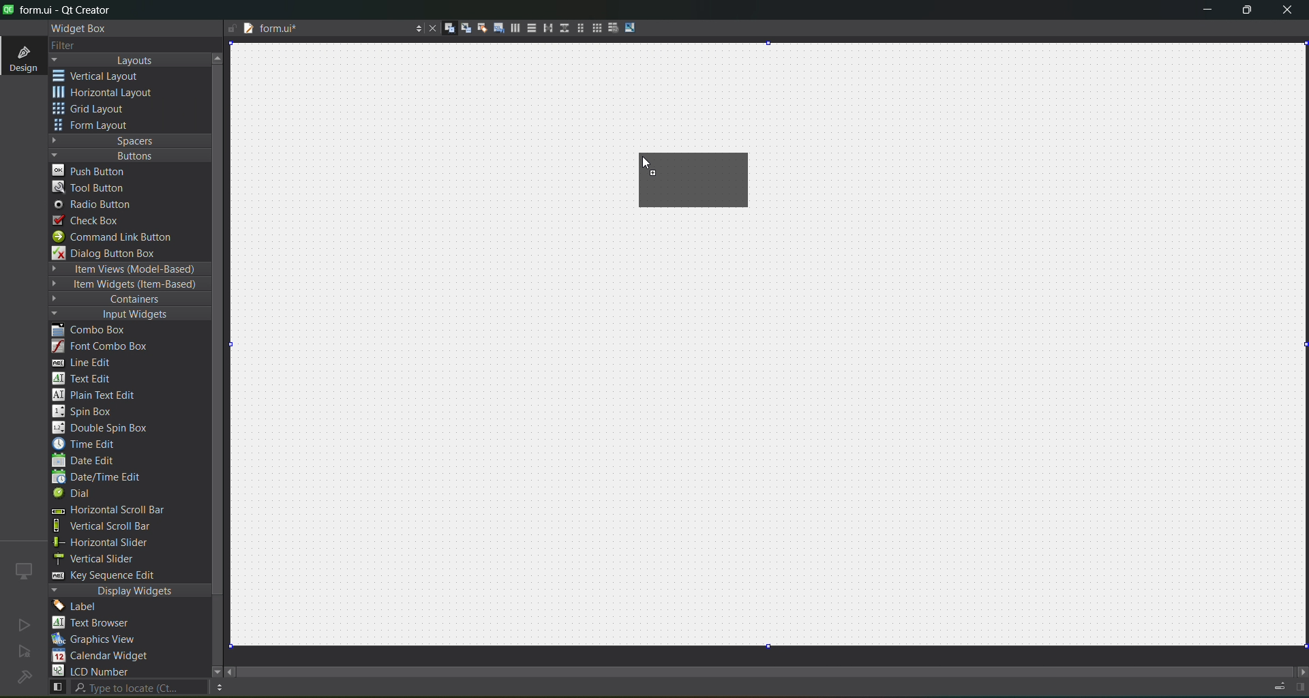 The height and width of the screenshot is (698, 1309). What do you see at coordinates (477, 28) in the screenshot?
I see `edit buddies` at bounding box center [477, 28].